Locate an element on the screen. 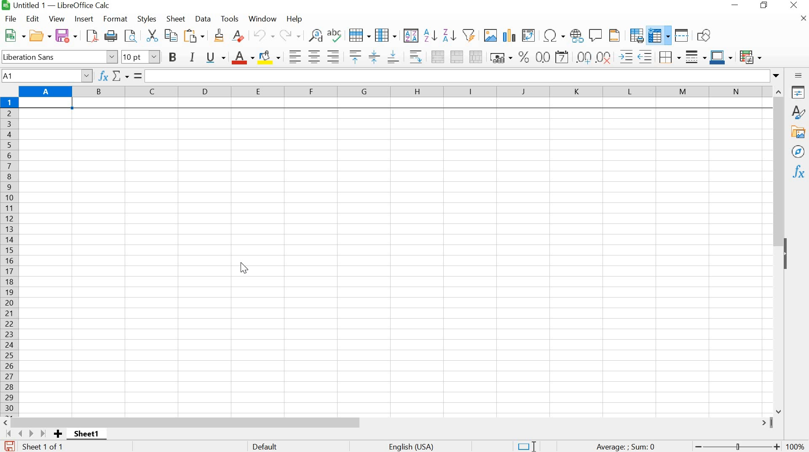 The width and height of the screenshot is (809, 452). COLUMN is located at coordinates (386, 35).